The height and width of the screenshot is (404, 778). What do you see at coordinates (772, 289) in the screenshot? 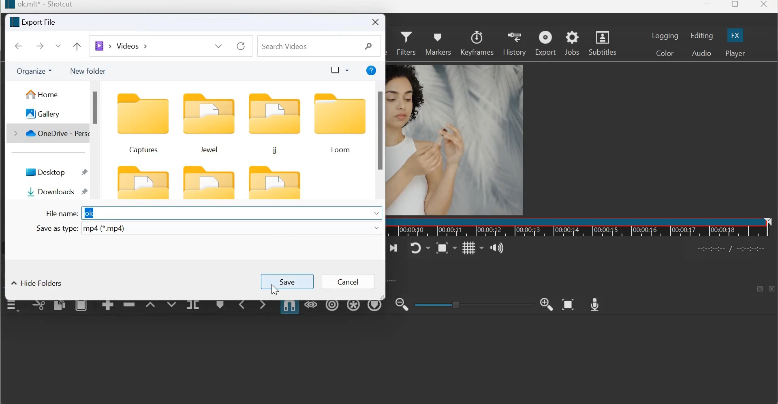
I see `close` at bounding box center [772, 289].